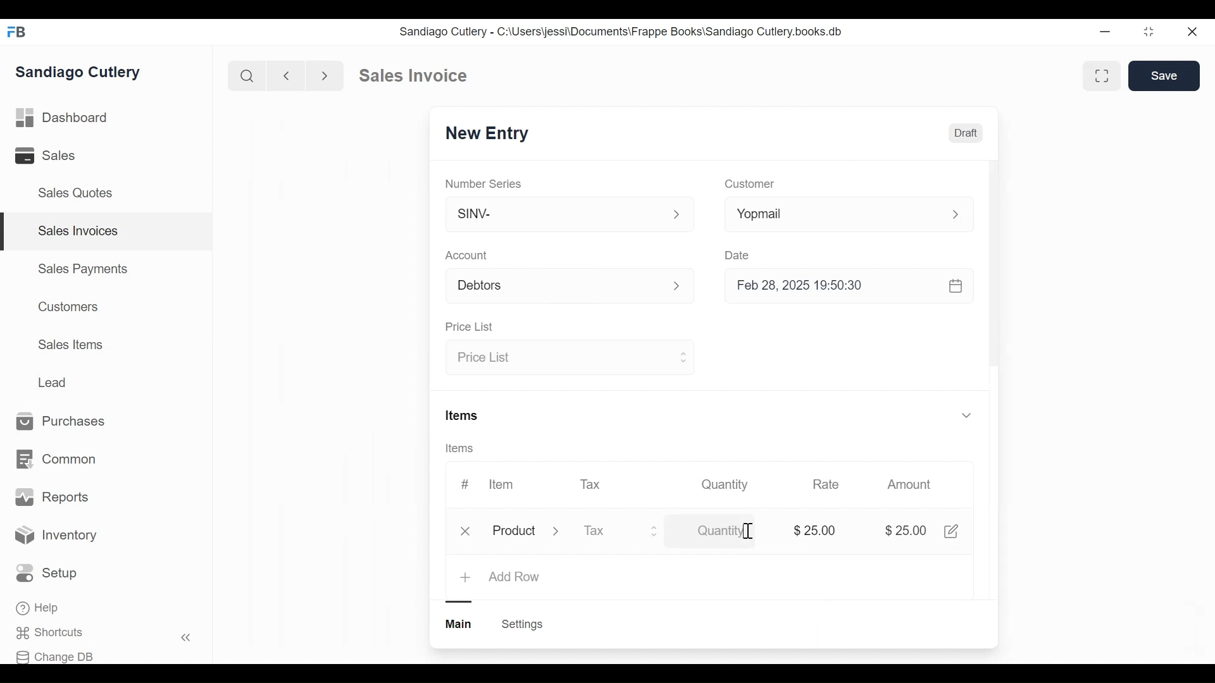 The height and width of the screenshot is (683, 1215). I want to click on forward, so click(325, 75).